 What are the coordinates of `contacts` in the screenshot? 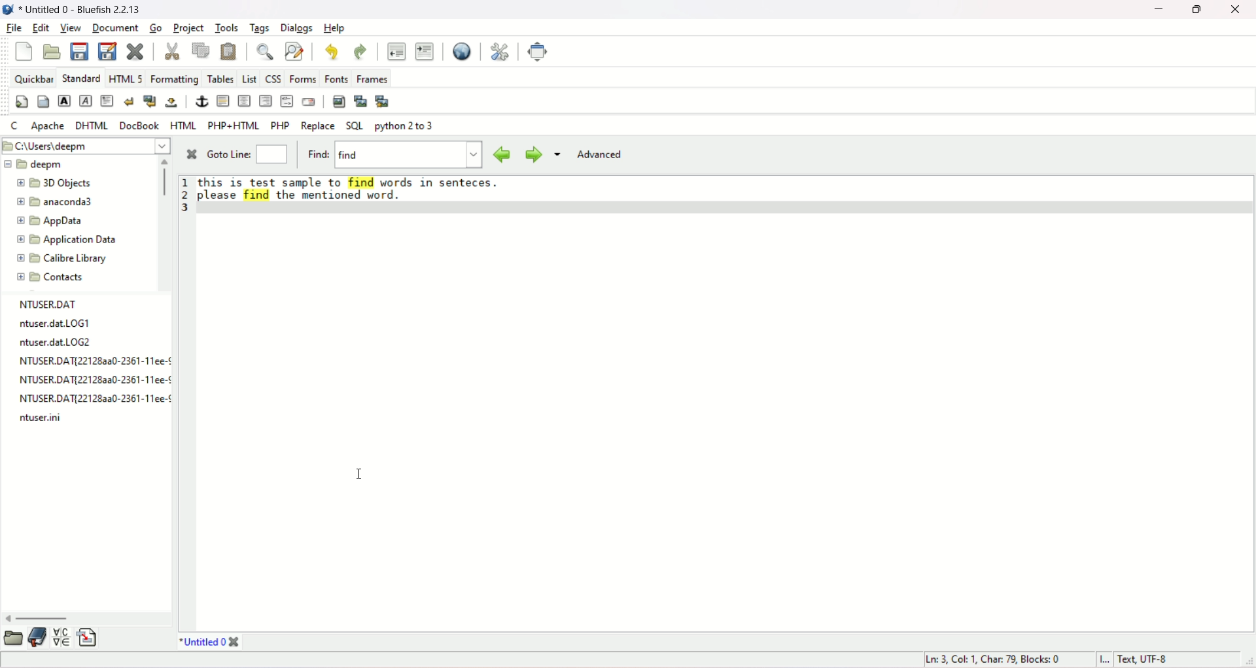 It's located at (54, 277).